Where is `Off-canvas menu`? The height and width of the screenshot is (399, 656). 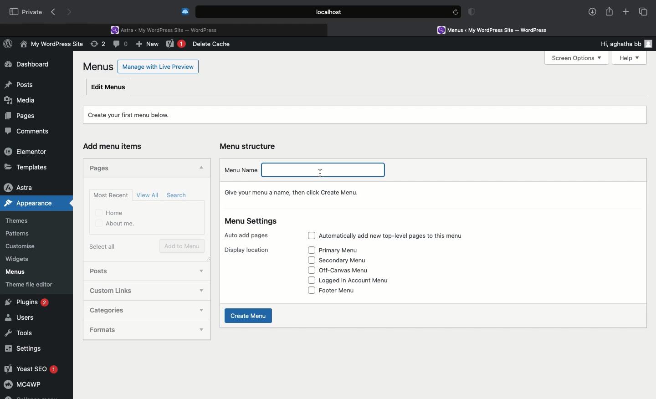
Off-canvas menu is located at coordinates (352, 271).